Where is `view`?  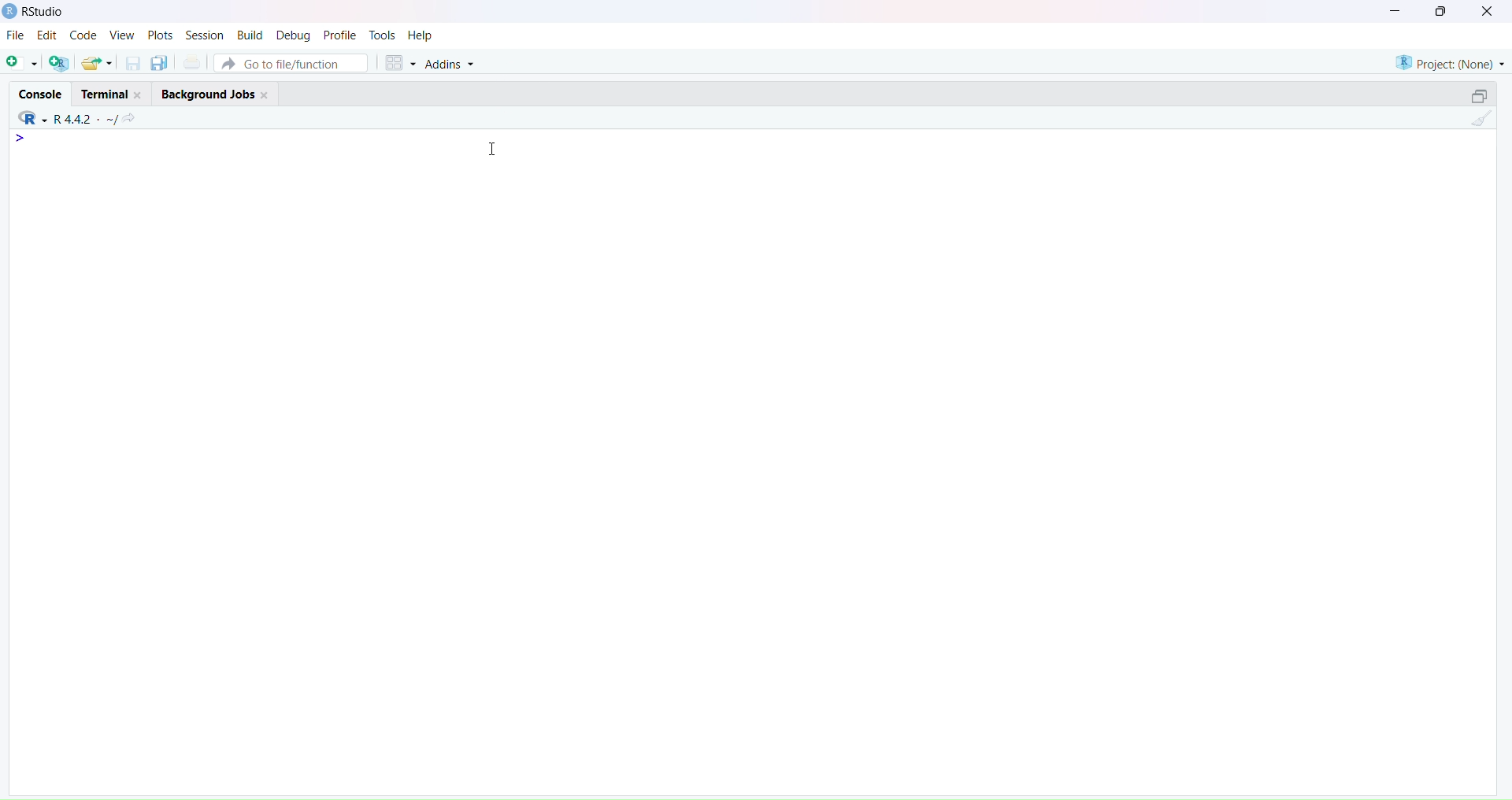 view is located at coordinates (124, 35).